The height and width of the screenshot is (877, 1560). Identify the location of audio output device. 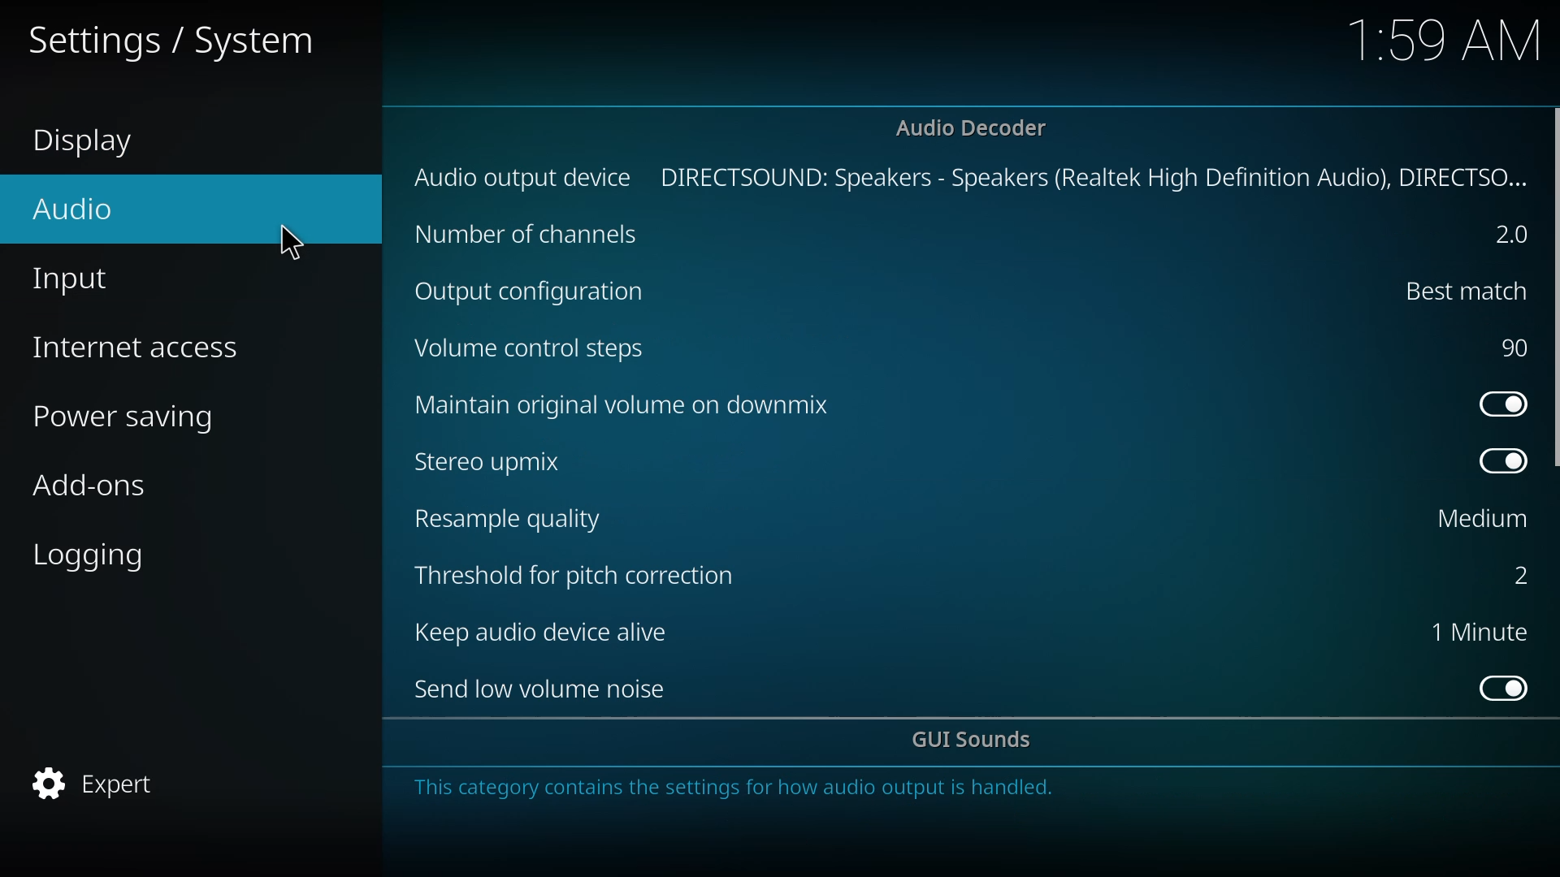
(524, 177).